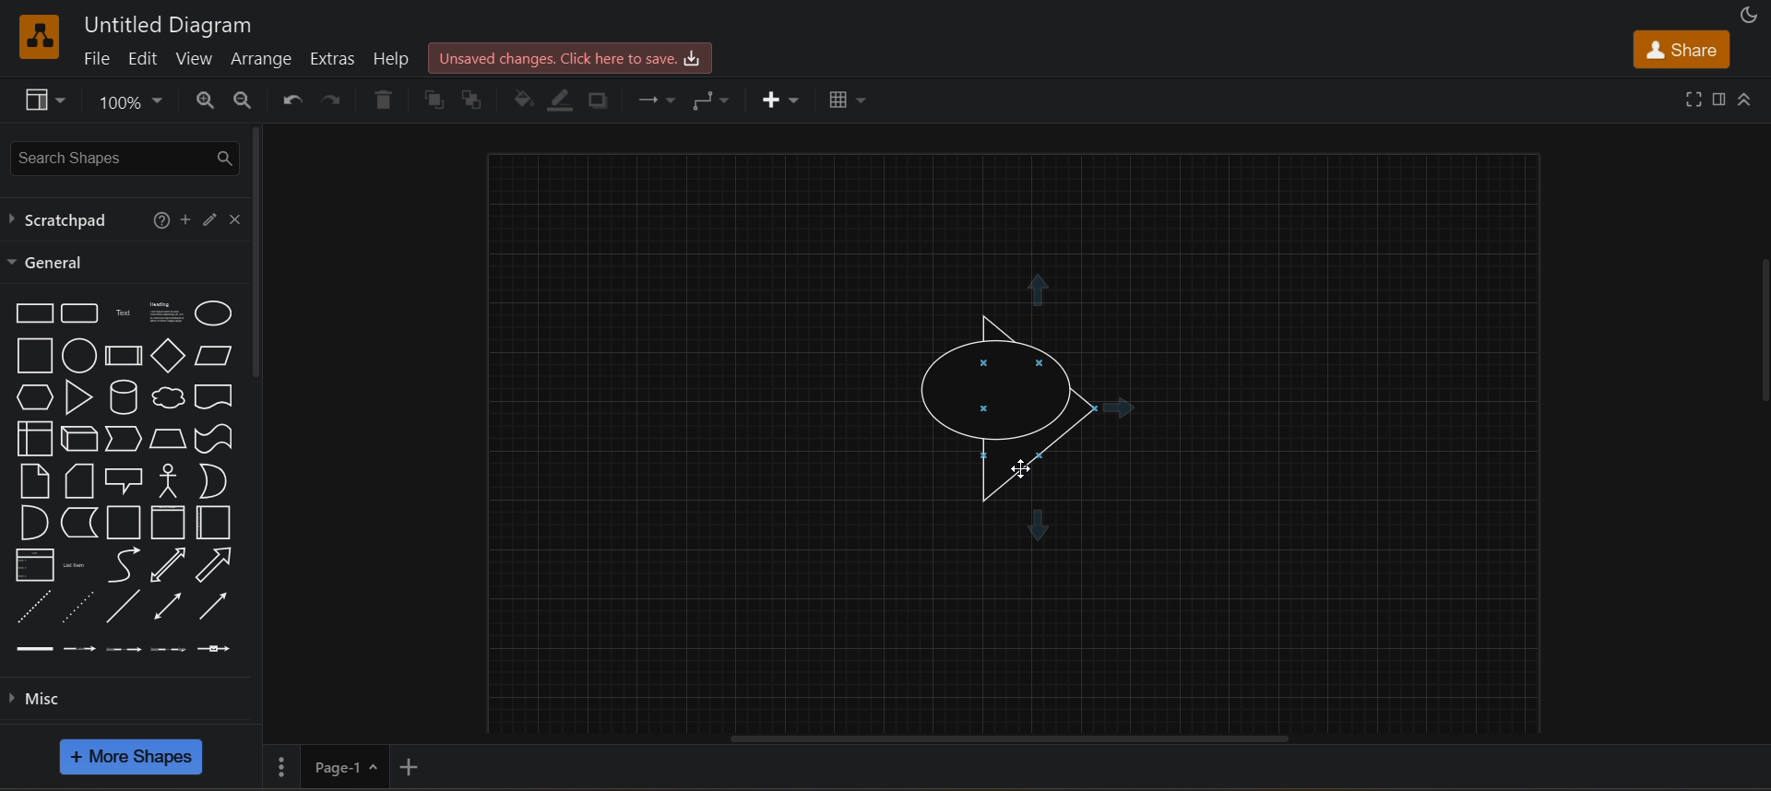 This screenshot has height=791, width=1771. I want to click on container, so click(166, 524).